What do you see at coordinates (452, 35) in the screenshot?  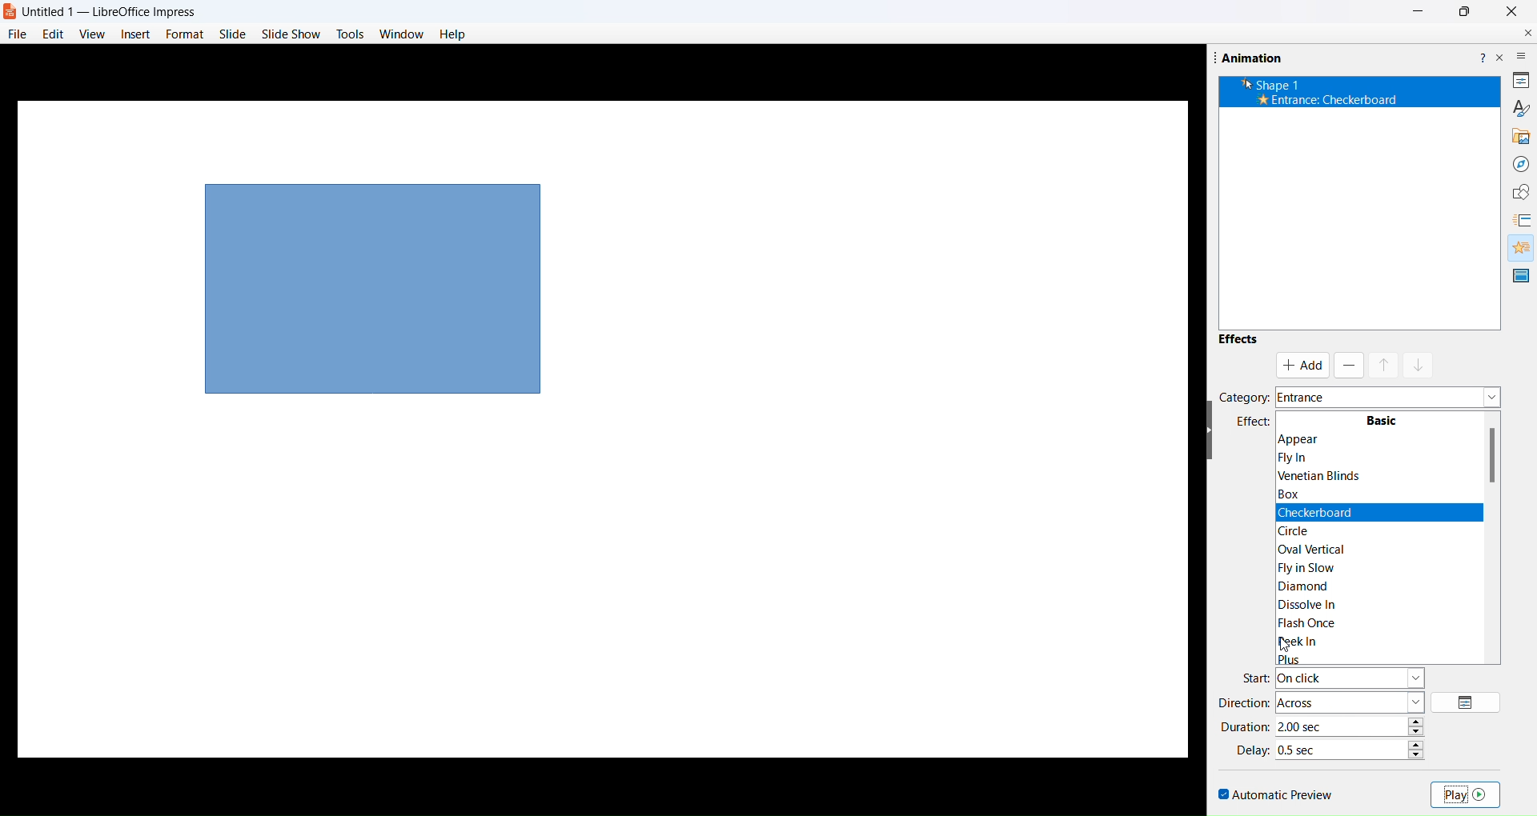 I see `help` at bounding box center [452, 35].